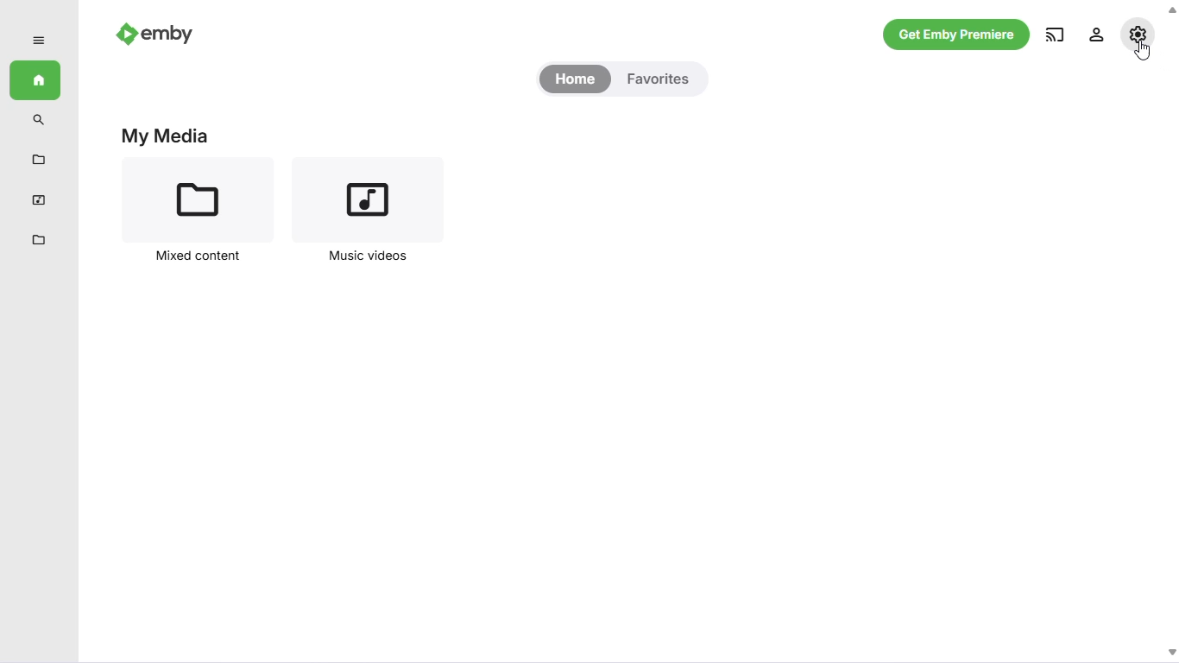  What do you see at coordinates (660, 79) in the screenshot?
I see `favorites` at bounding box center [660, 79].